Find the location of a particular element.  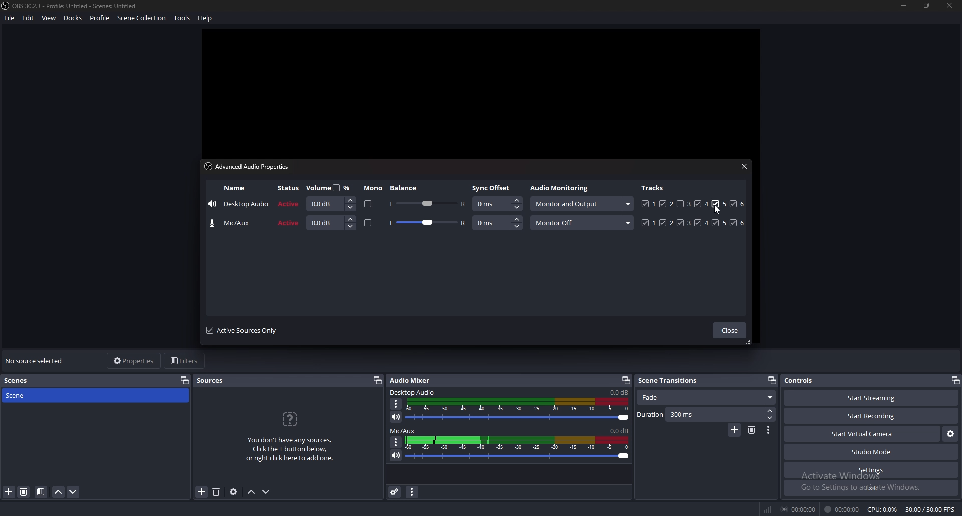

OBS LOGO is located at coordinates (6, 7).